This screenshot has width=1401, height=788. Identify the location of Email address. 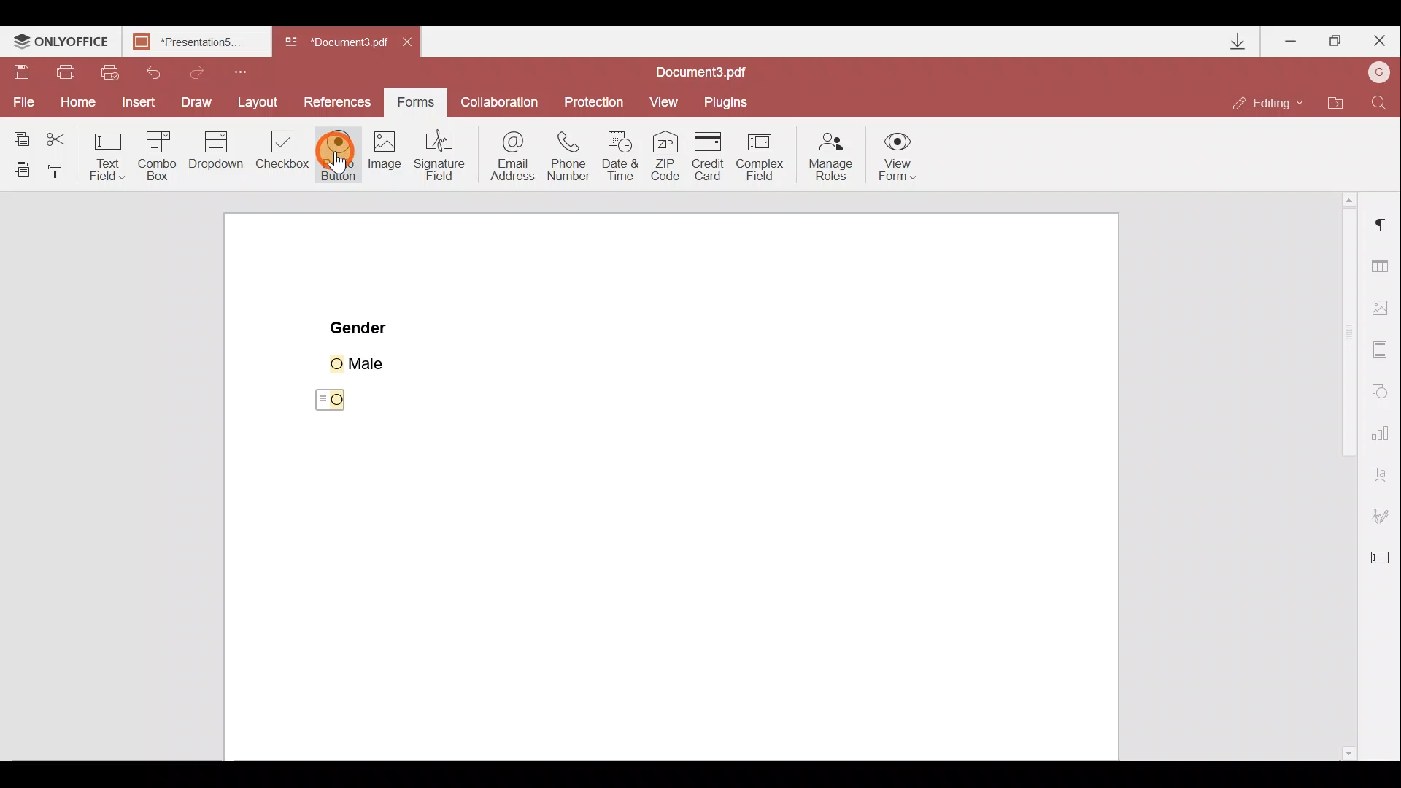
(511, 157).